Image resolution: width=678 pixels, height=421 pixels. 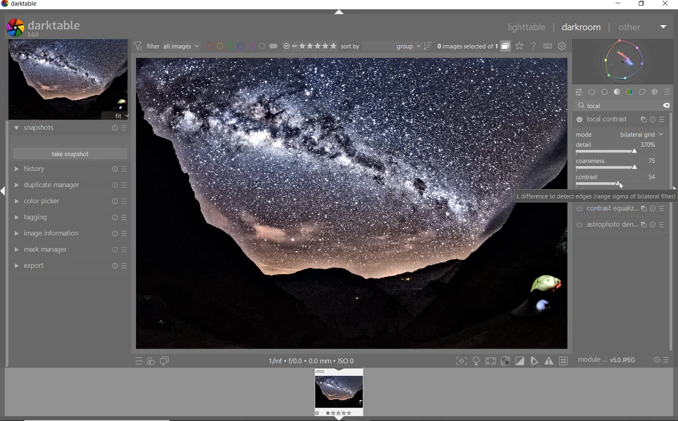 I want to click on local contrast, so click(x=608, y=119).